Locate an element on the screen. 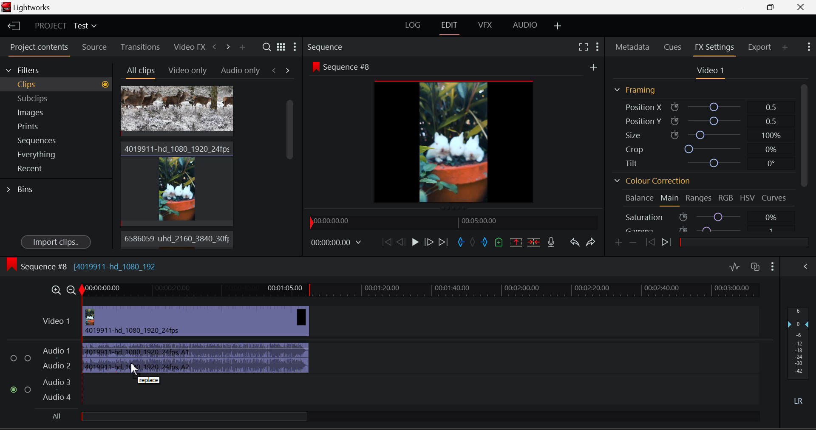 The image size is (816, 430). Undo is located at coordinates (575, 242).